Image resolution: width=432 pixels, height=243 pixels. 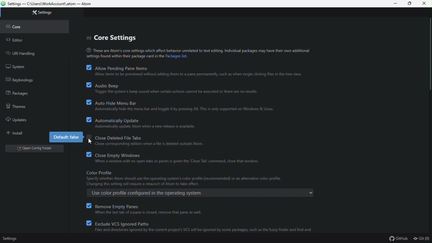 I want to click on checkbox, so click(x=90, y=138).